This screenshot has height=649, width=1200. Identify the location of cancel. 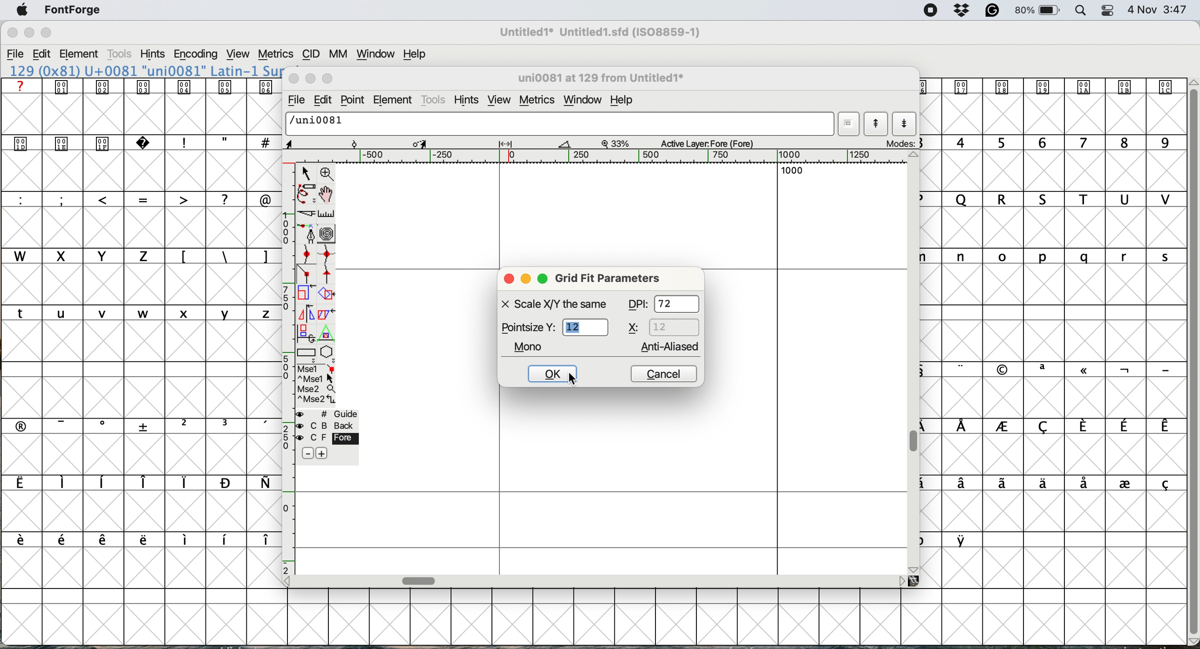
(665, 374).